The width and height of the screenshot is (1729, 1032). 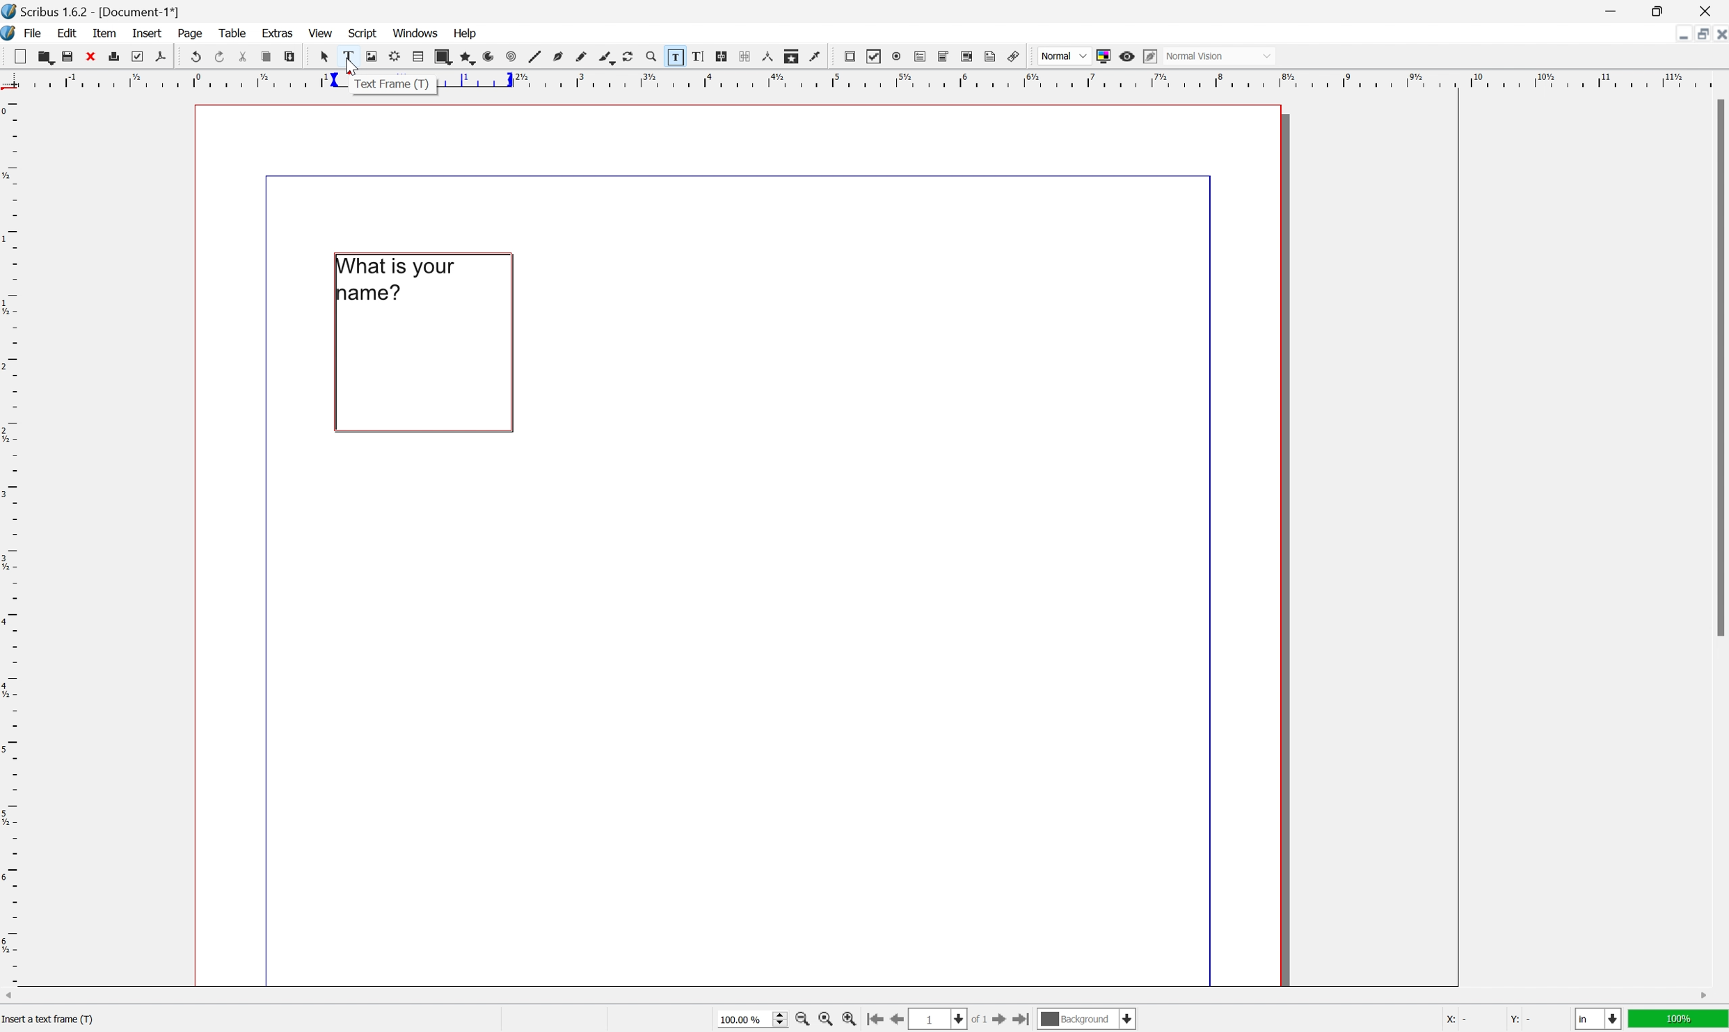 I want to click on zoom to 100%, so click(x=822, y=1020).